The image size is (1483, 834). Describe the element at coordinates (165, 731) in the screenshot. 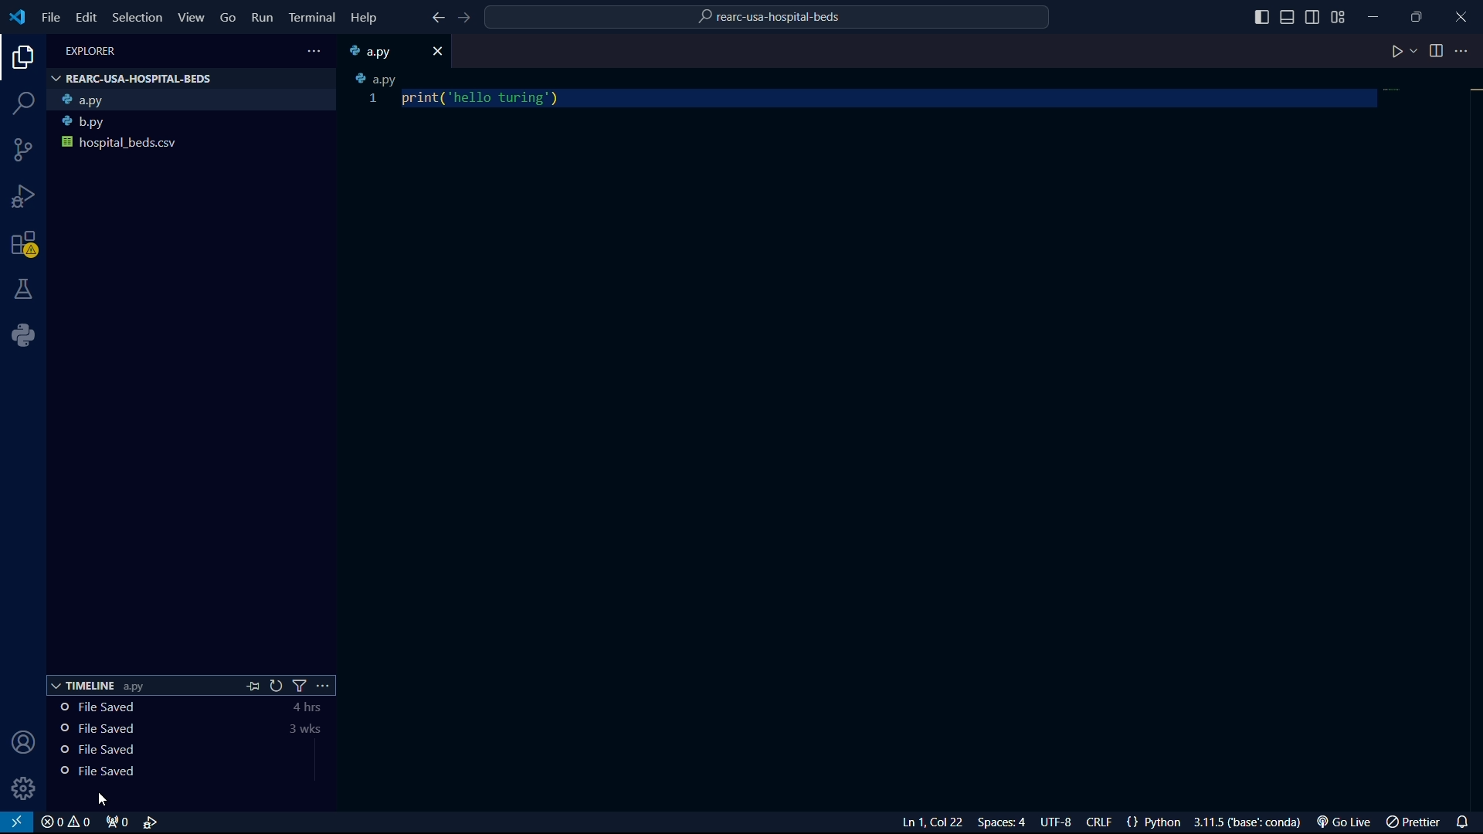

I see `timeline` at that location.